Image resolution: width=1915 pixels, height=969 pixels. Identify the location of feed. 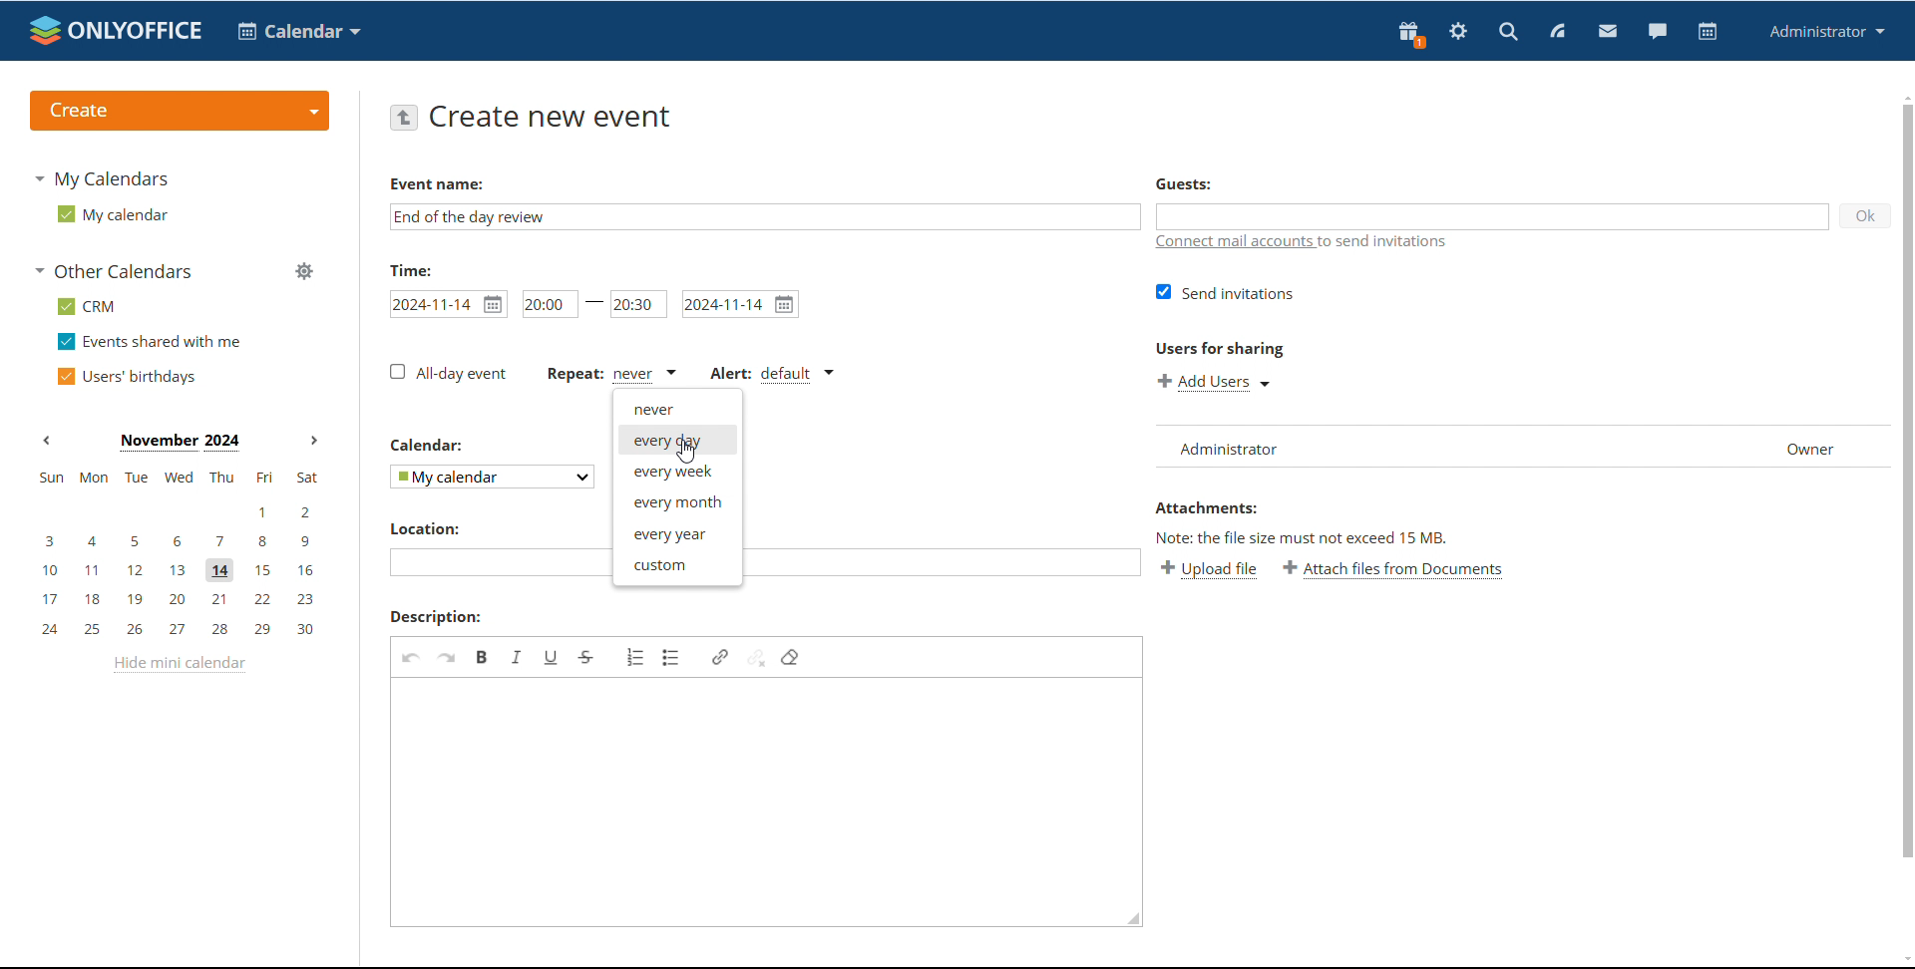
(1556, 31).